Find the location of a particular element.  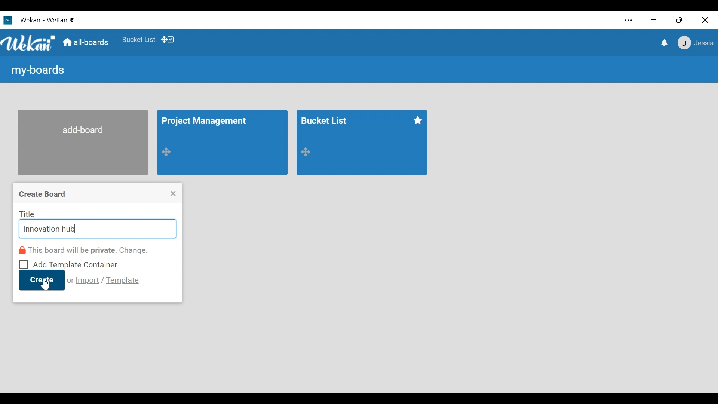

Wekan is located at coordinates (61, 20).